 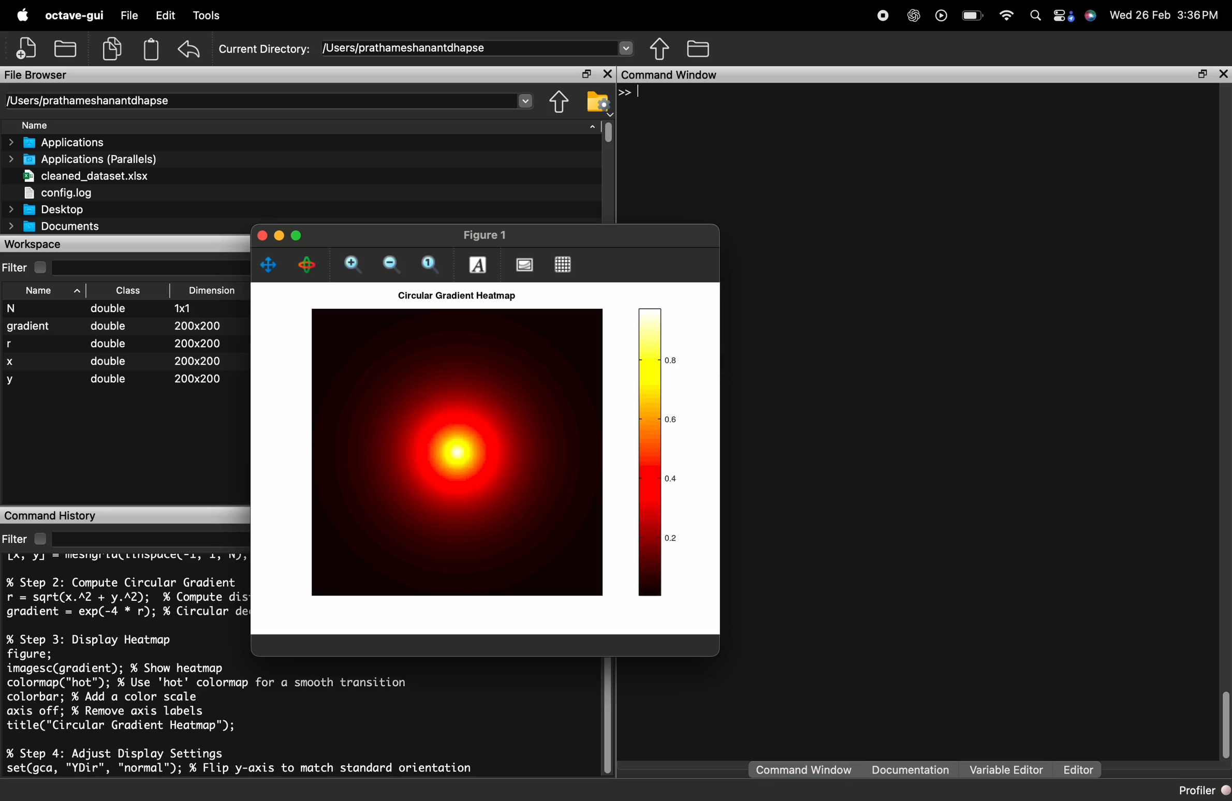 What do you see at coordinates (1222, 75) in the screenshot?
I see `close` at bounding box center [1222, 75].